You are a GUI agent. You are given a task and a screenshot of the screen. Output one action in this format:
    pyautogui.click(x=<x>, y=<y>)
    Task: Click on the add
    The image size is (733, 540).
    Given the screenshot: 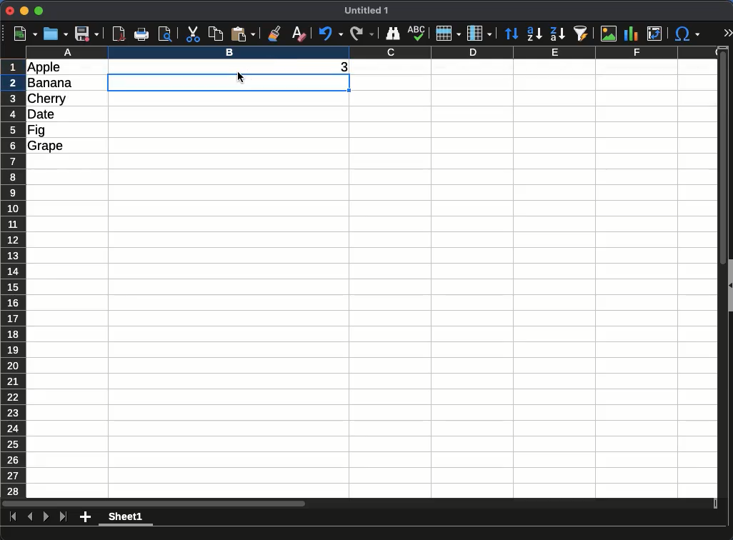 What is the action you would take?
    pyautogui.click(x=85, y=517)
    